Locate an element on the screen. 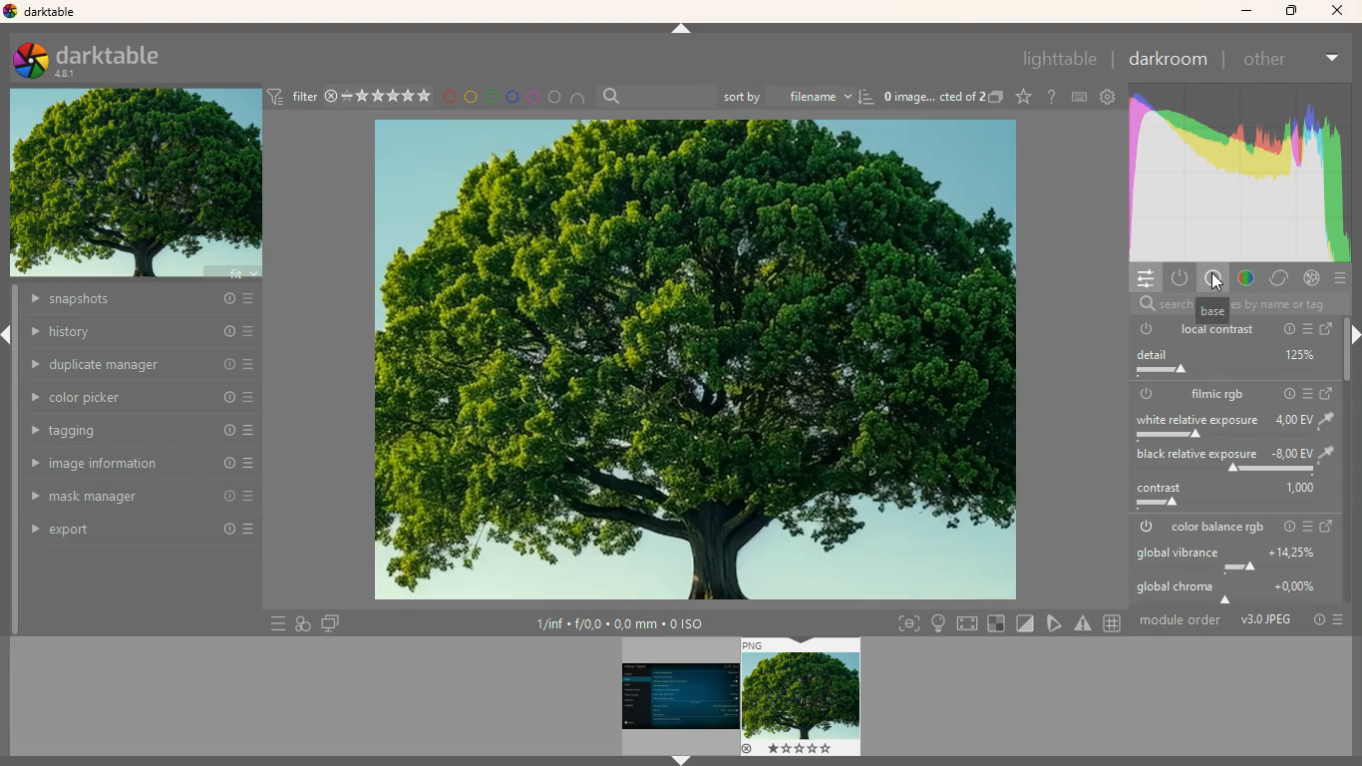 This screenshot has height=766, width=1362. screen is located at coordinates (969, 624).